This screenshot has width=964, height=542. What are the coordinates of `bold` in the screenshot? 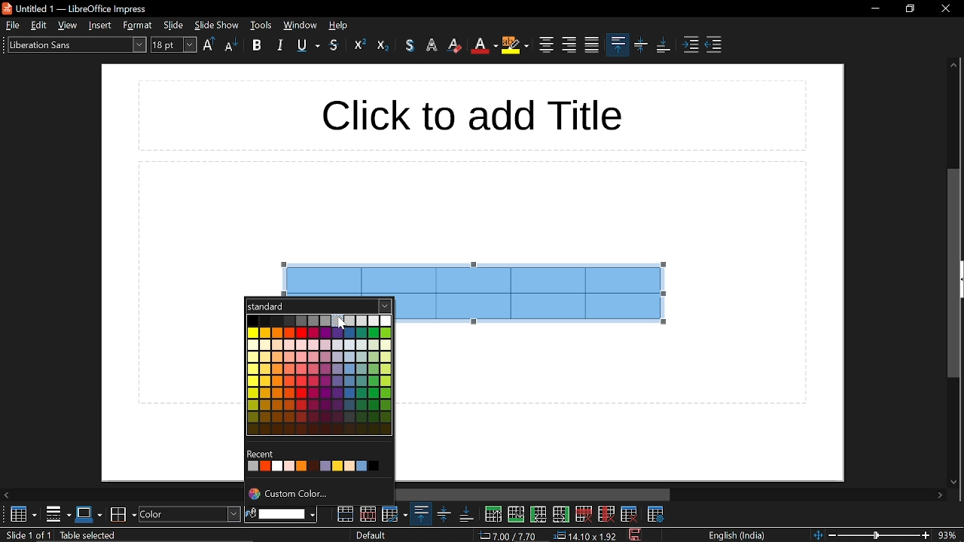 It's located at (257, 44).